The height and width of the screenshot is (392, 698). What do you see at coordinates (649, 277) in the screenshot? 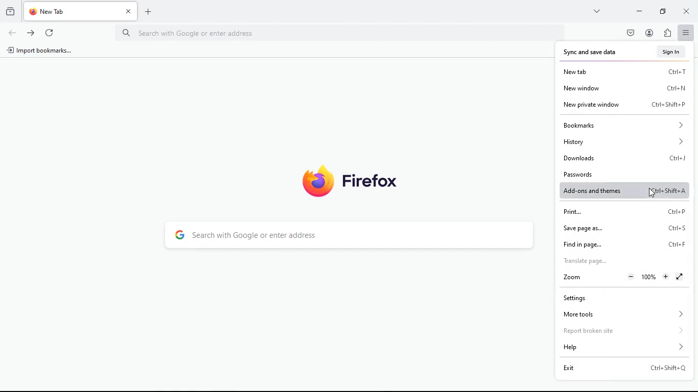
I see `100%` at bounding box center [649, 277].